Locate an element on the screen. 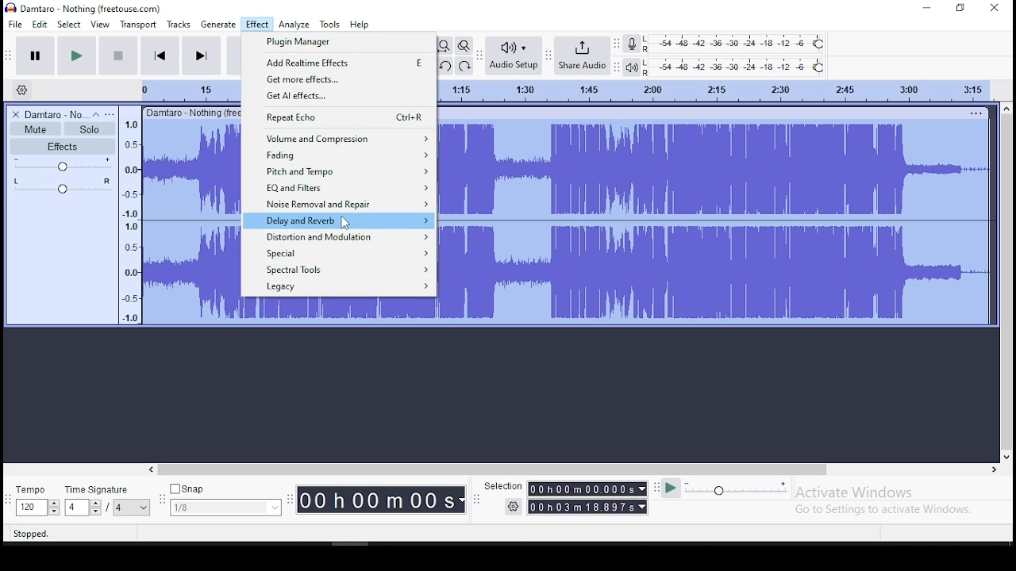 This screenshot has width=1016, height=571. add realtime effects is located at coordinates (337, 61).